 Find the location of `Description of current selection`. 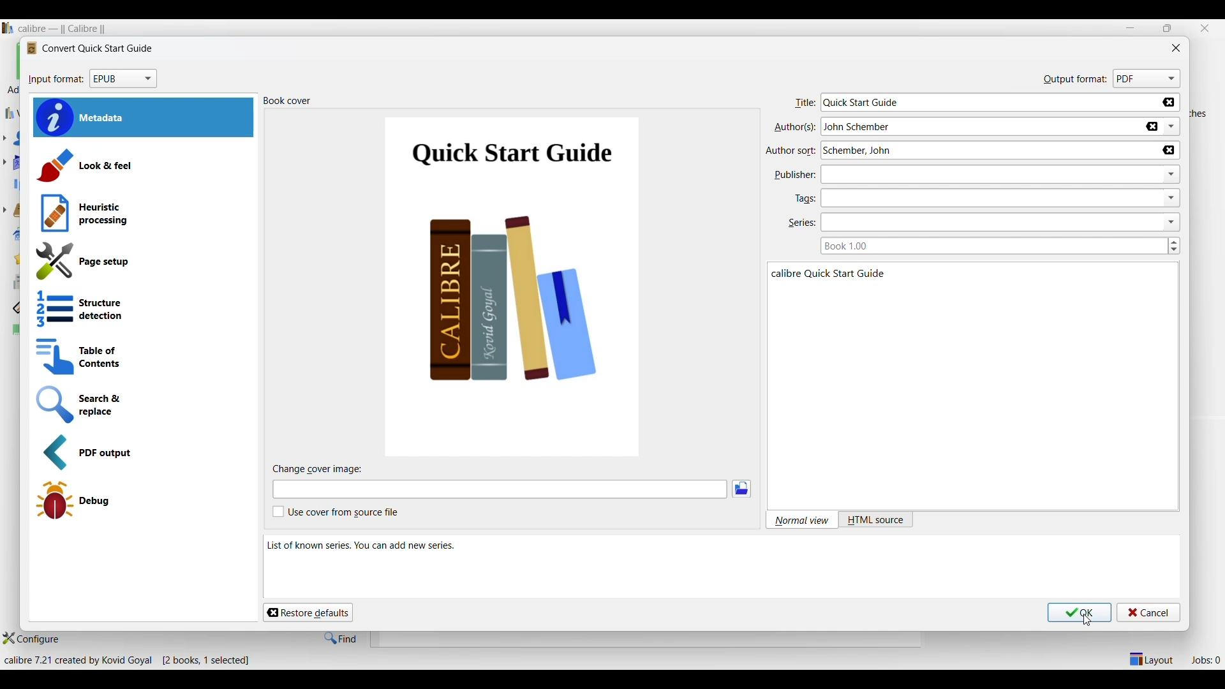

Description of current selection is located at coordinates (720, 567).